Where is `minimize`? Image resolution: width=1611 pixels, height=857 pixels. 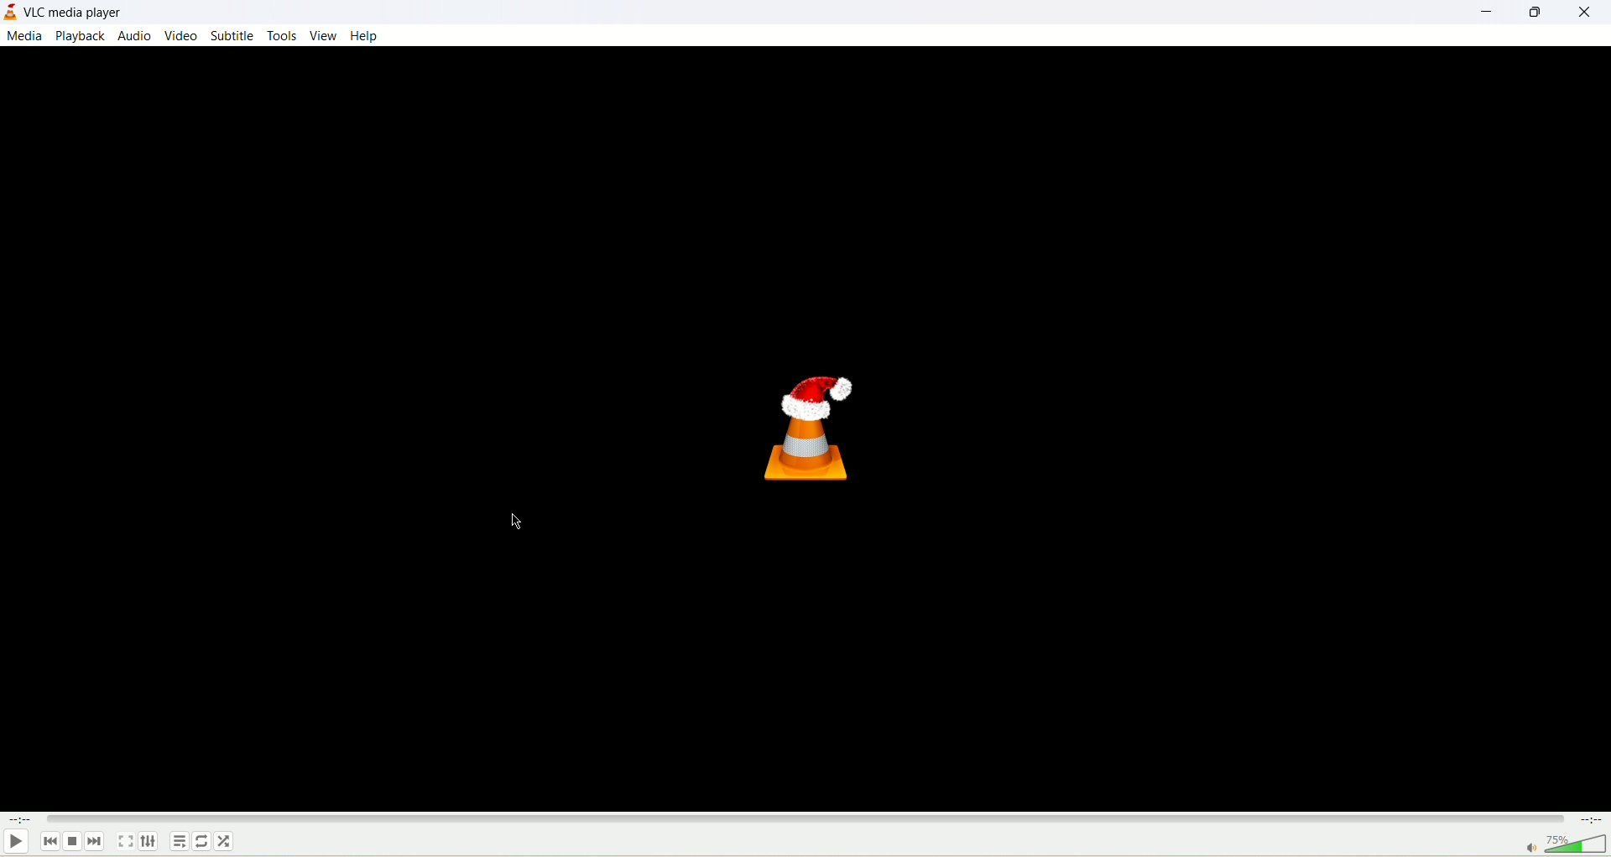 minimize is located at coordinates (1494, 12).